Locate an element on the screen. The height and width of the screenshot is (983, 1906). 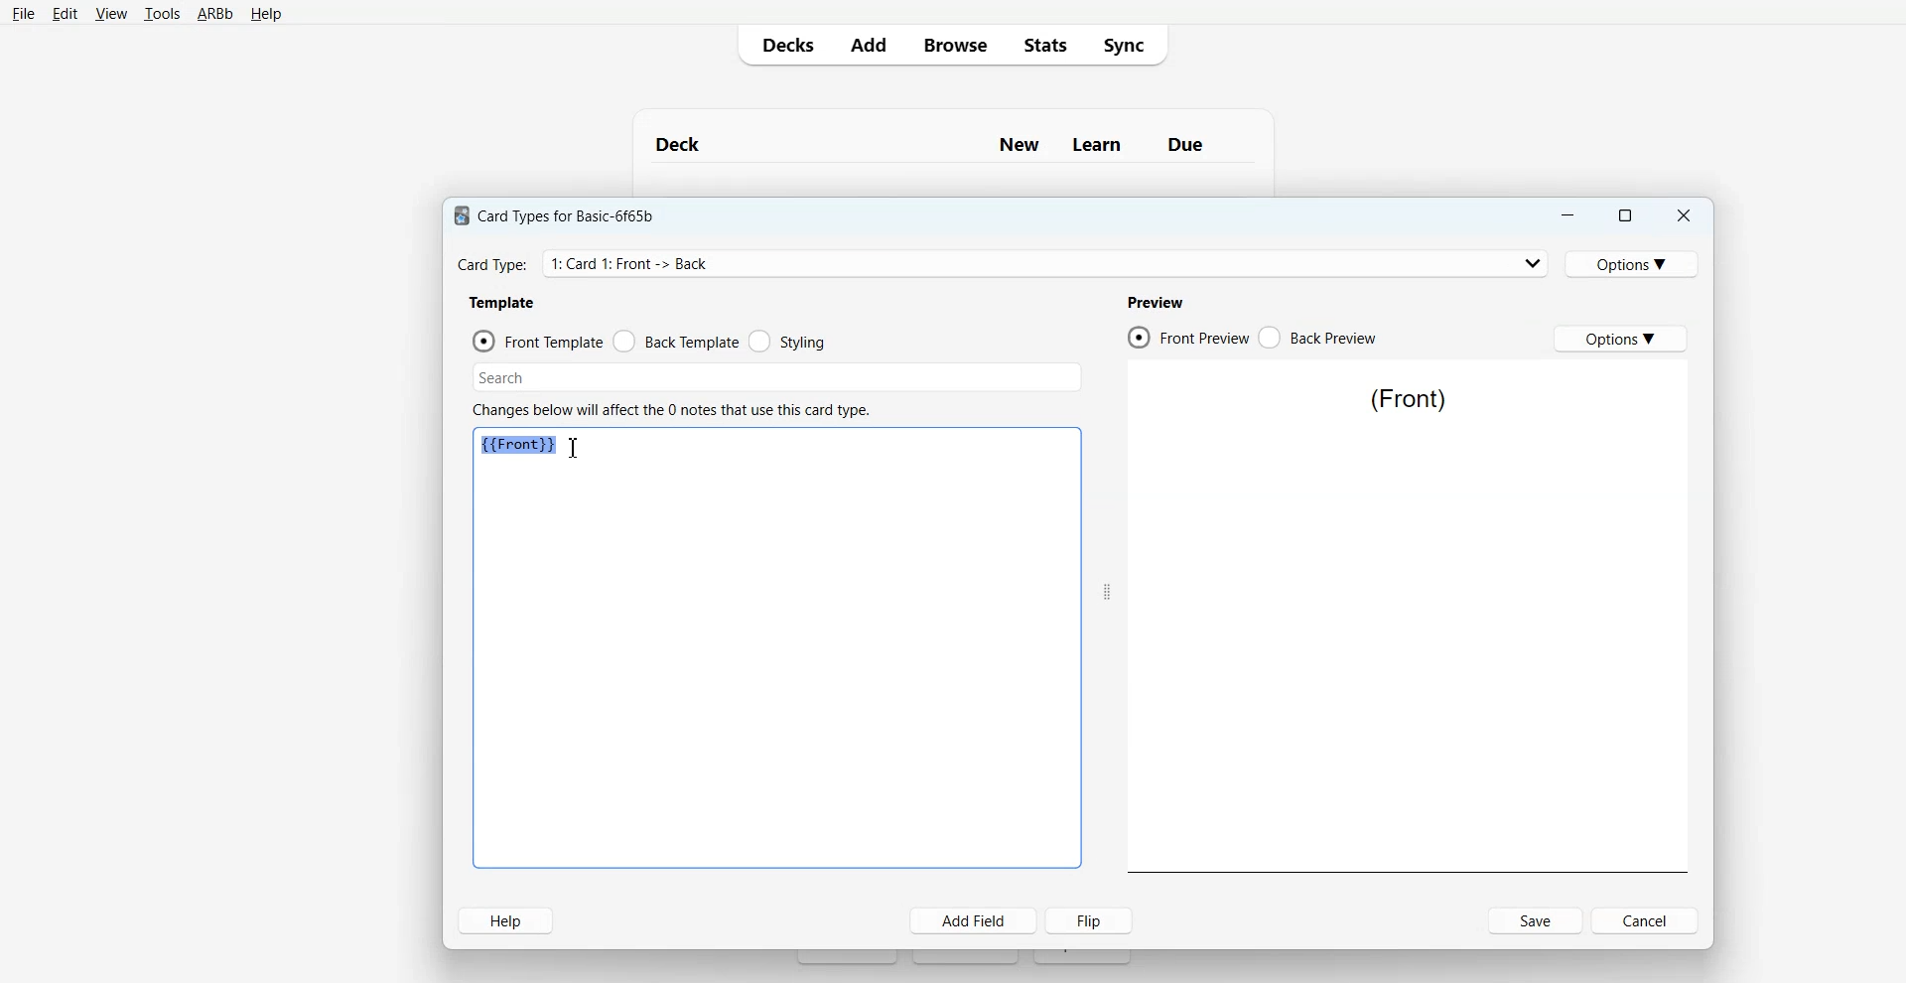
Text 3 is located at coordinates (673, 409).